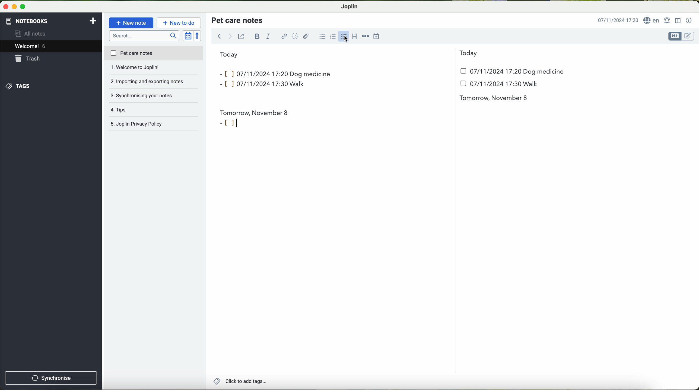 The height and width of the screenshot is (390, 699). I want to click on reverse sort order, so click(199, 36).